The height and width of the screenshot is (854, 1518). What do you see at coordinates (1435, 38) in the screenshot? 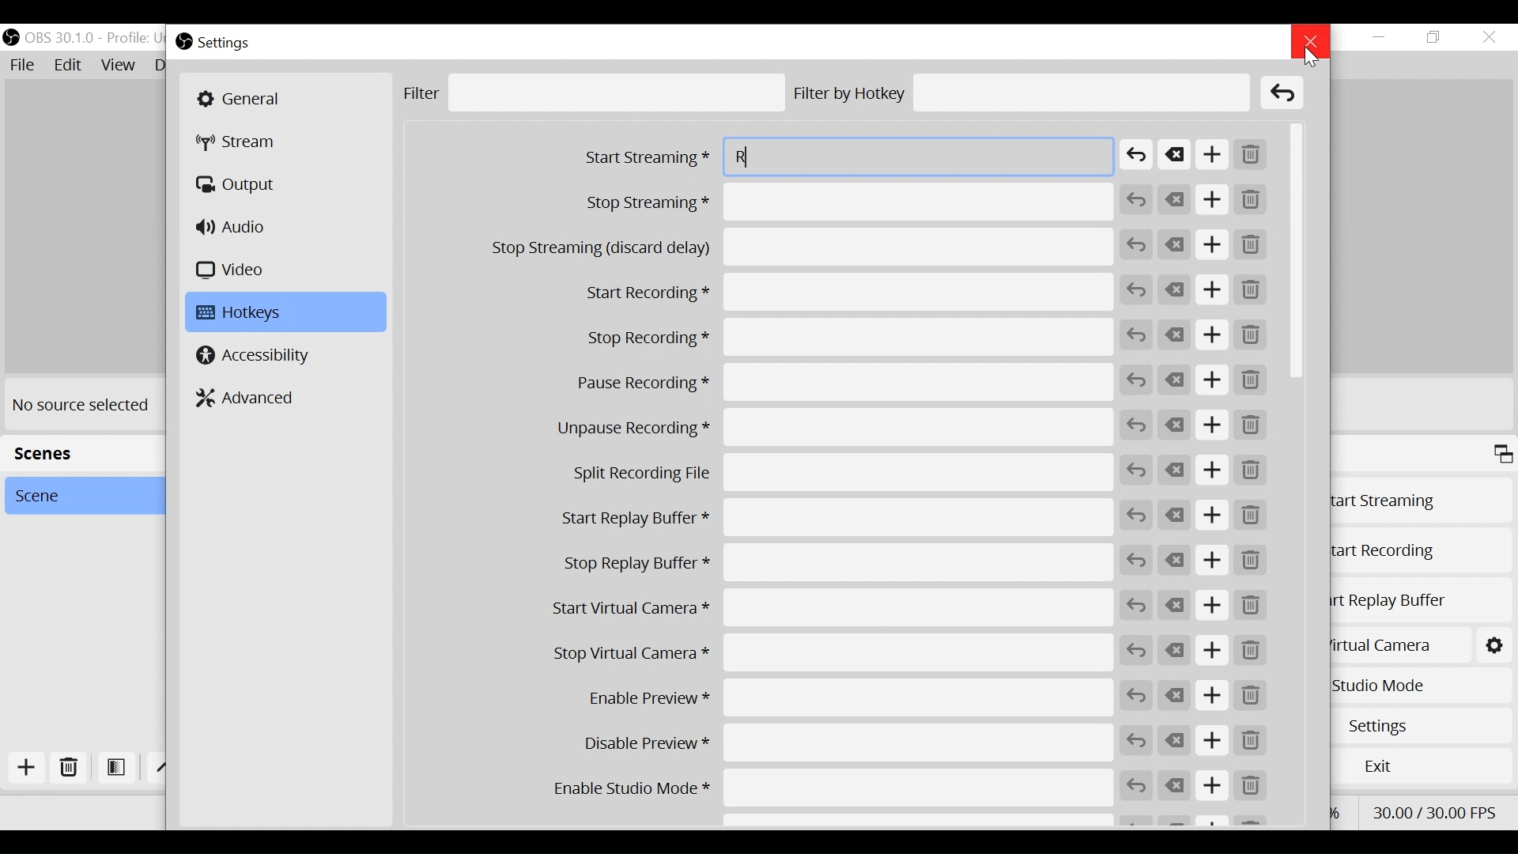
I see `Restore` at bounding box center [1435, 38].